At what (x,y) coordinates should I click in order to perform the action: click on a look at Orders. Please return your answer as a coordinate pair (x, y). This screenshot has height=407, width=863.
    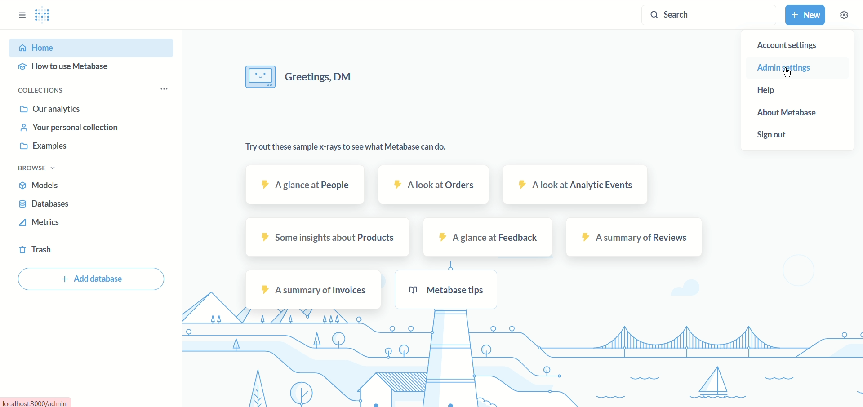
    Looking at the image, I should click on (434, 185).